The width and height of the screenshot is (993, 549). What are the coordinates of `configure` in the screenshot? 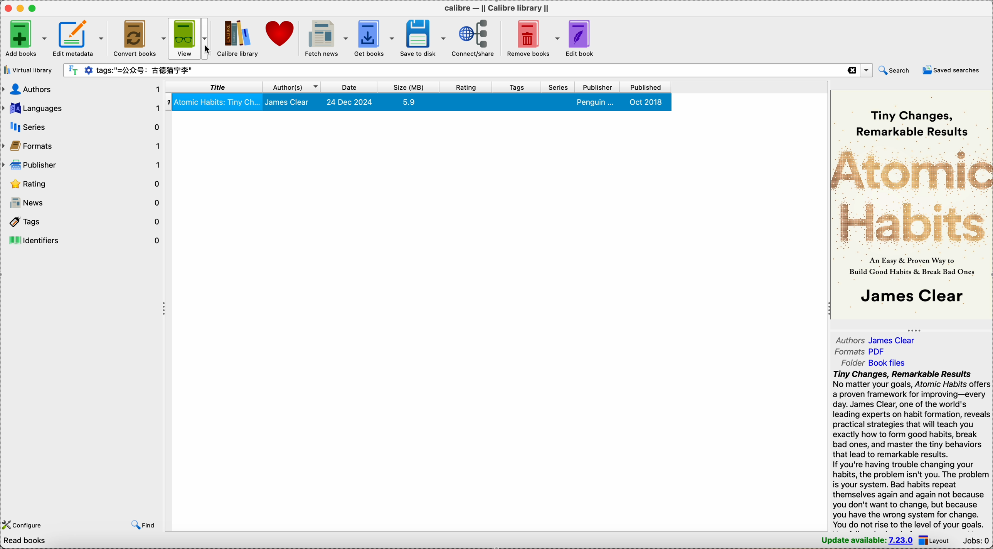 It's located at (24, 524).